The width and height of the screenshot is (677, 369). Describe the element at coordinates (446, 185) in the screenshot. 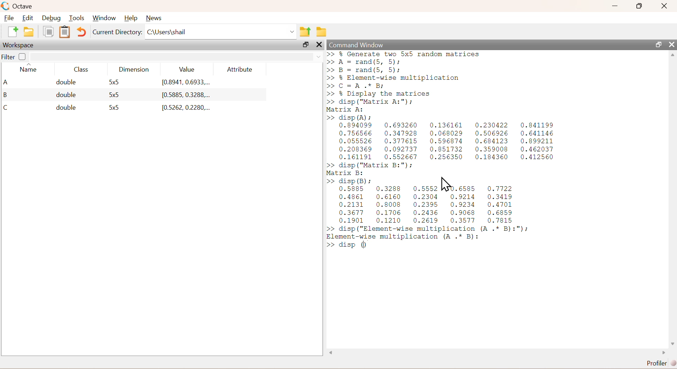

I see `Cursor` at that location.